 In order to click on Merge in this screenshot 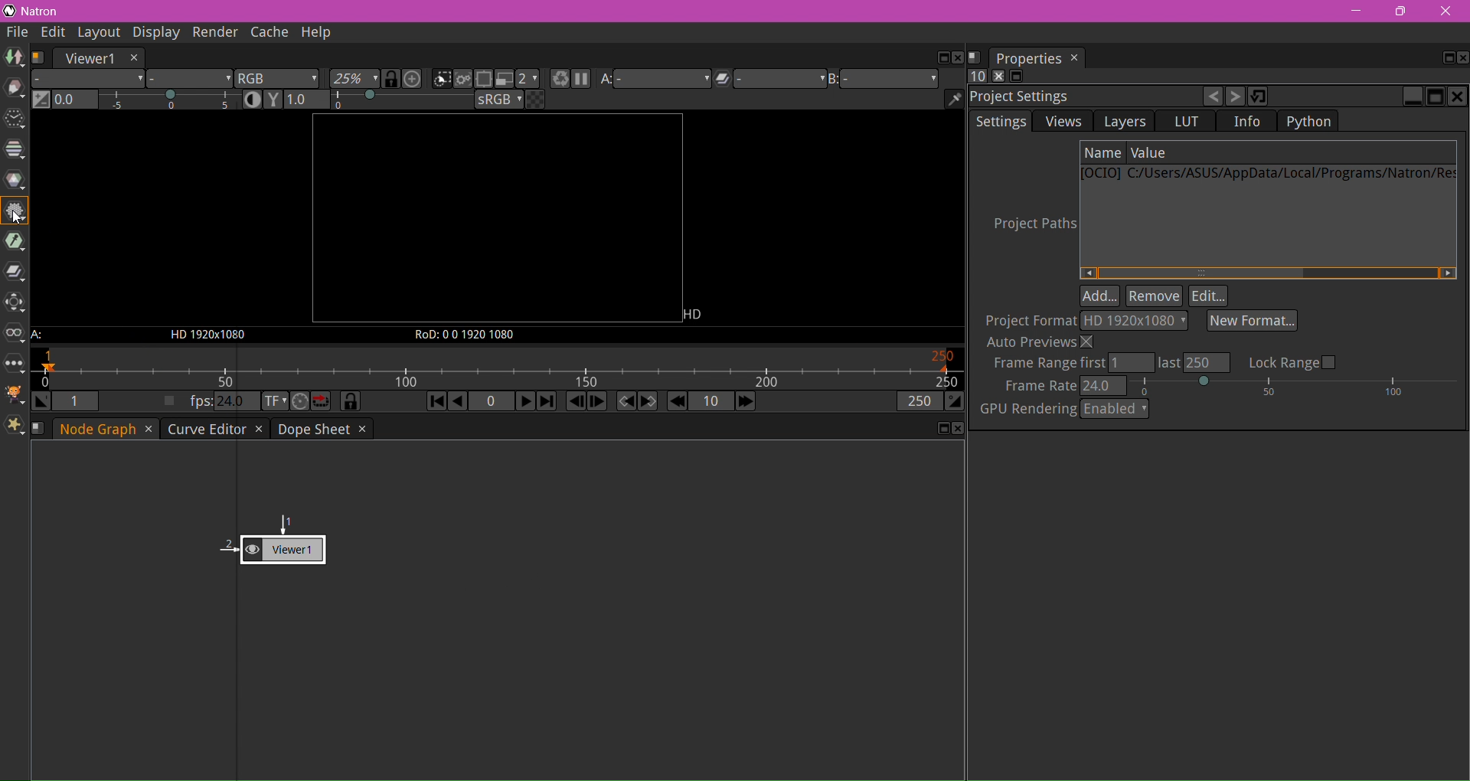, I will do `click(15, 273)`.